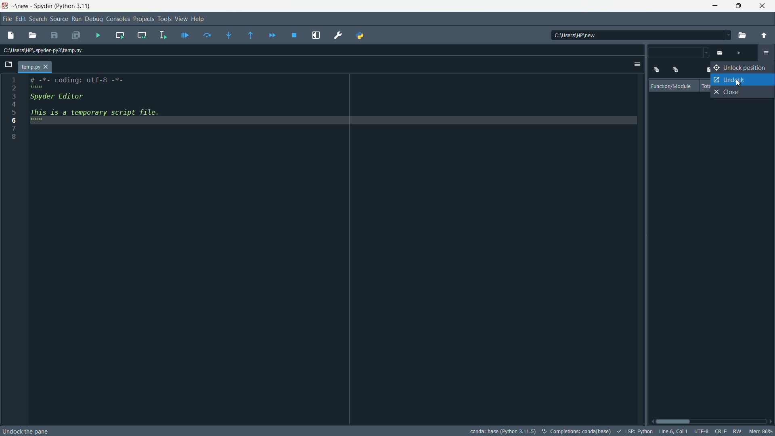 This screenshot has width=775, height=436. What do you see at coordinates (93, 19) in the screenshot?
I see `debug menu` at bounding box center [93, 19].